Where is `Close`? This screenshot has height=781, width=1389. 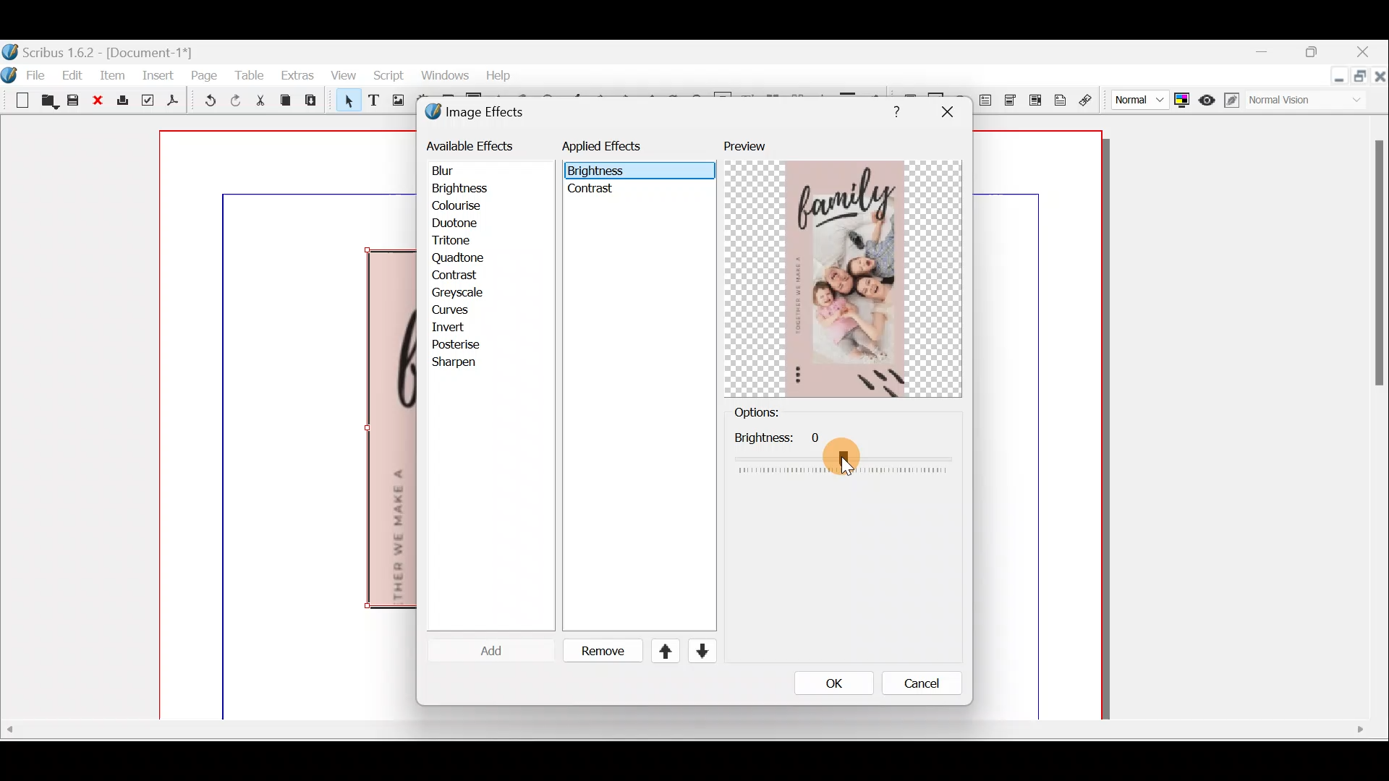 Close is located at coordinates (1364, 54).